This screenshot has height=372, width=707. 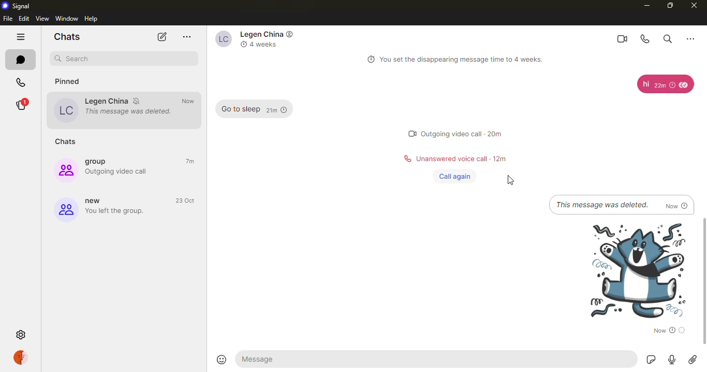 I want to click on chats, so click(x=68, y=142).